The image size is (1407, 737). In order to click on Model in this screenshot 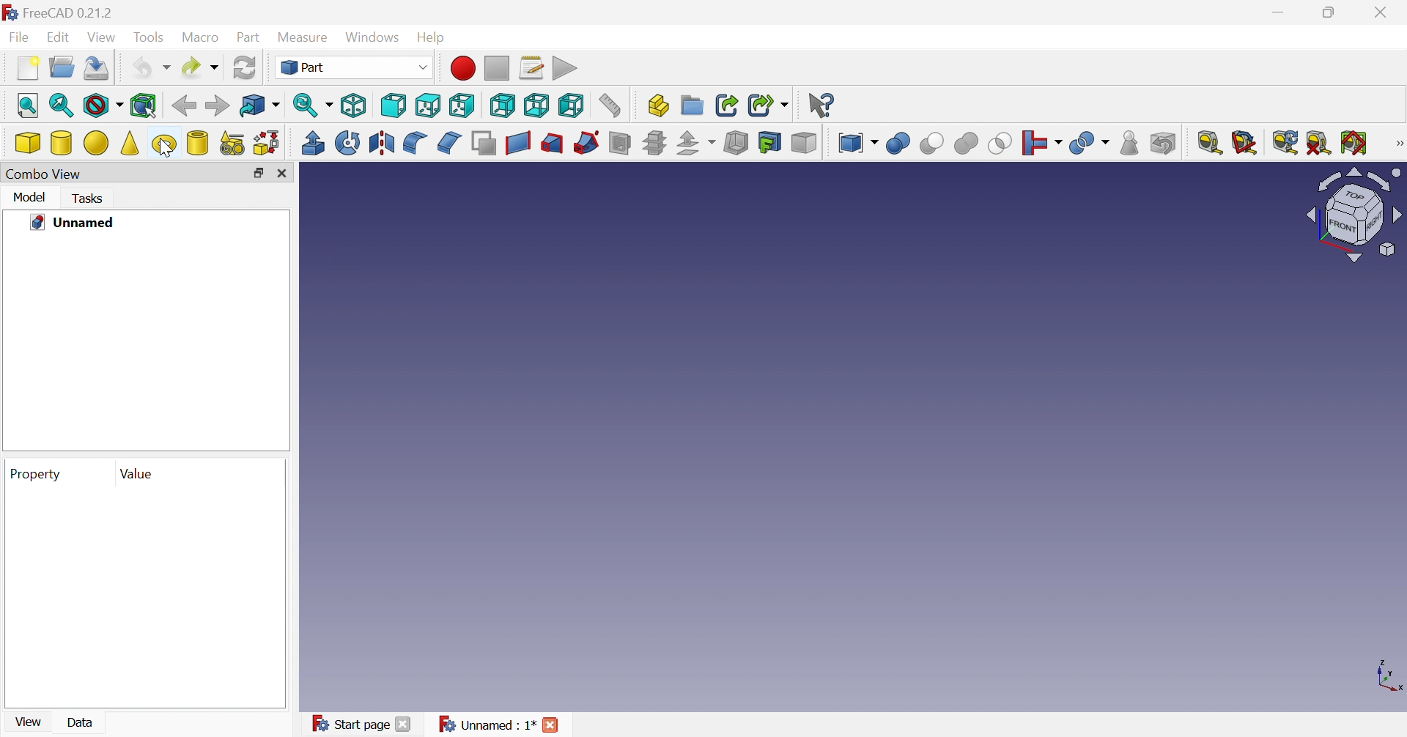, I will do `click(29, 196)`.